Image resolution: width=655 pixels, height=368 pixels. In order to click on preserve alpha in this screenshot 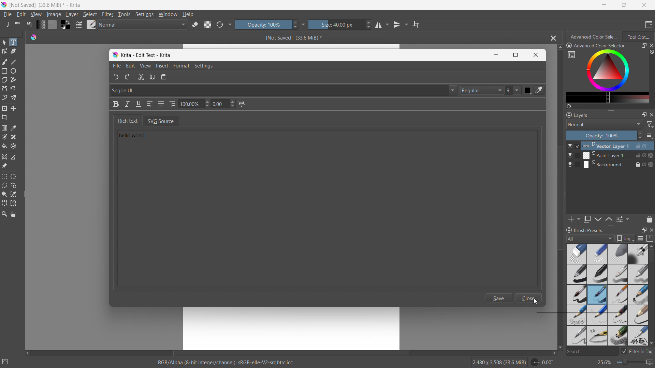, I will do `click(207, 25)`.